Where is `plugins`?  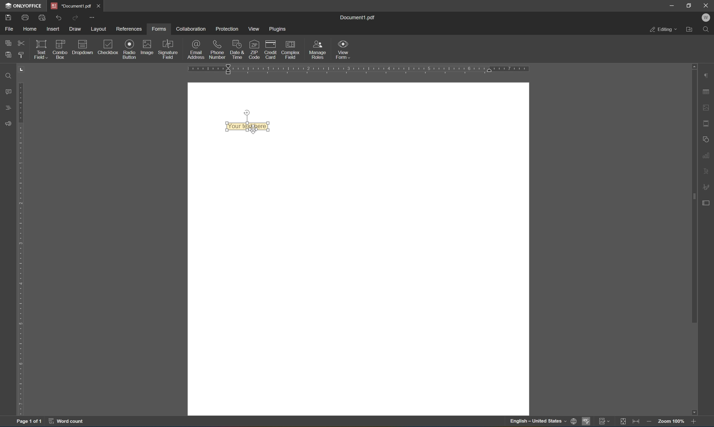 plugins is located at coordinates (279, 29).